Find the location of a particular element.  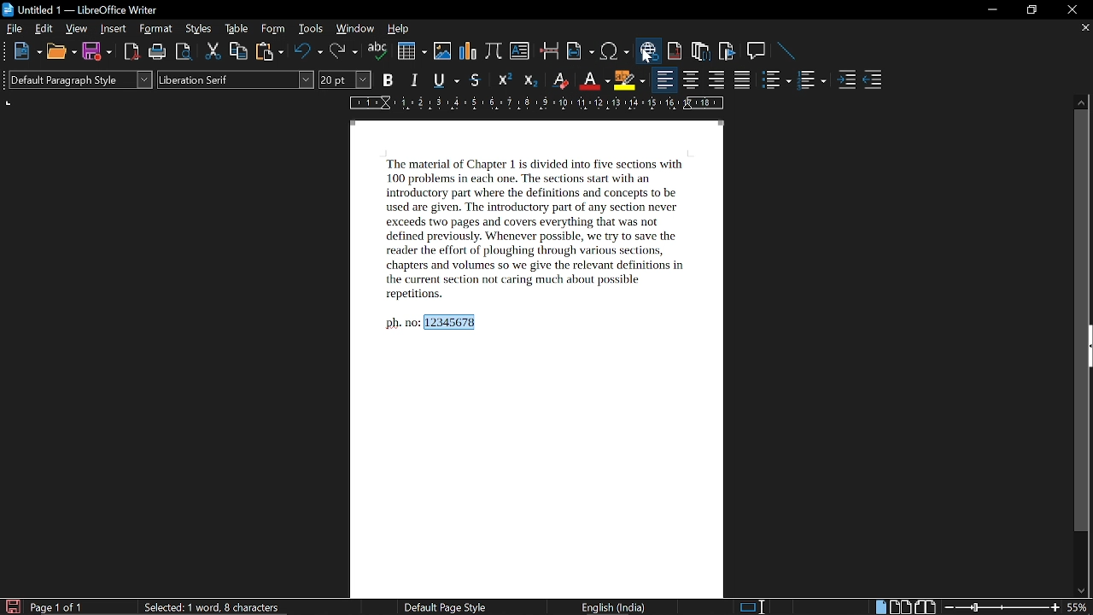

decrease indent is located at coordinates (874, 82).